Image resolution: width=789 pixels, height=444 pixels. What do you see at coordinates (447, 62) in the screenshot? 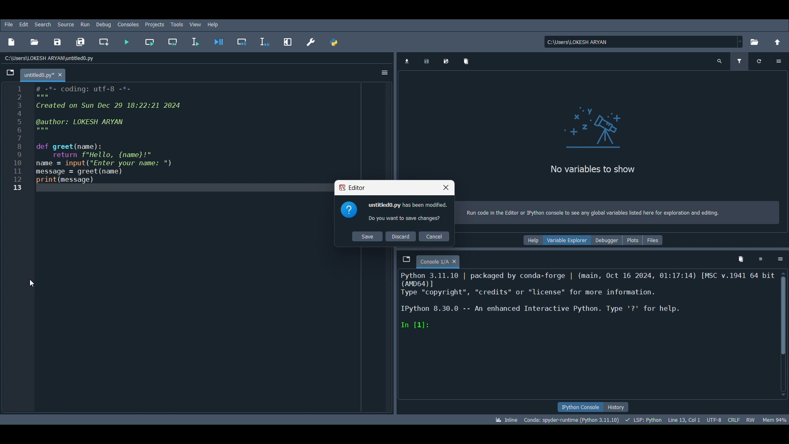
I see `Save data as` at bounding box center [447, 62].